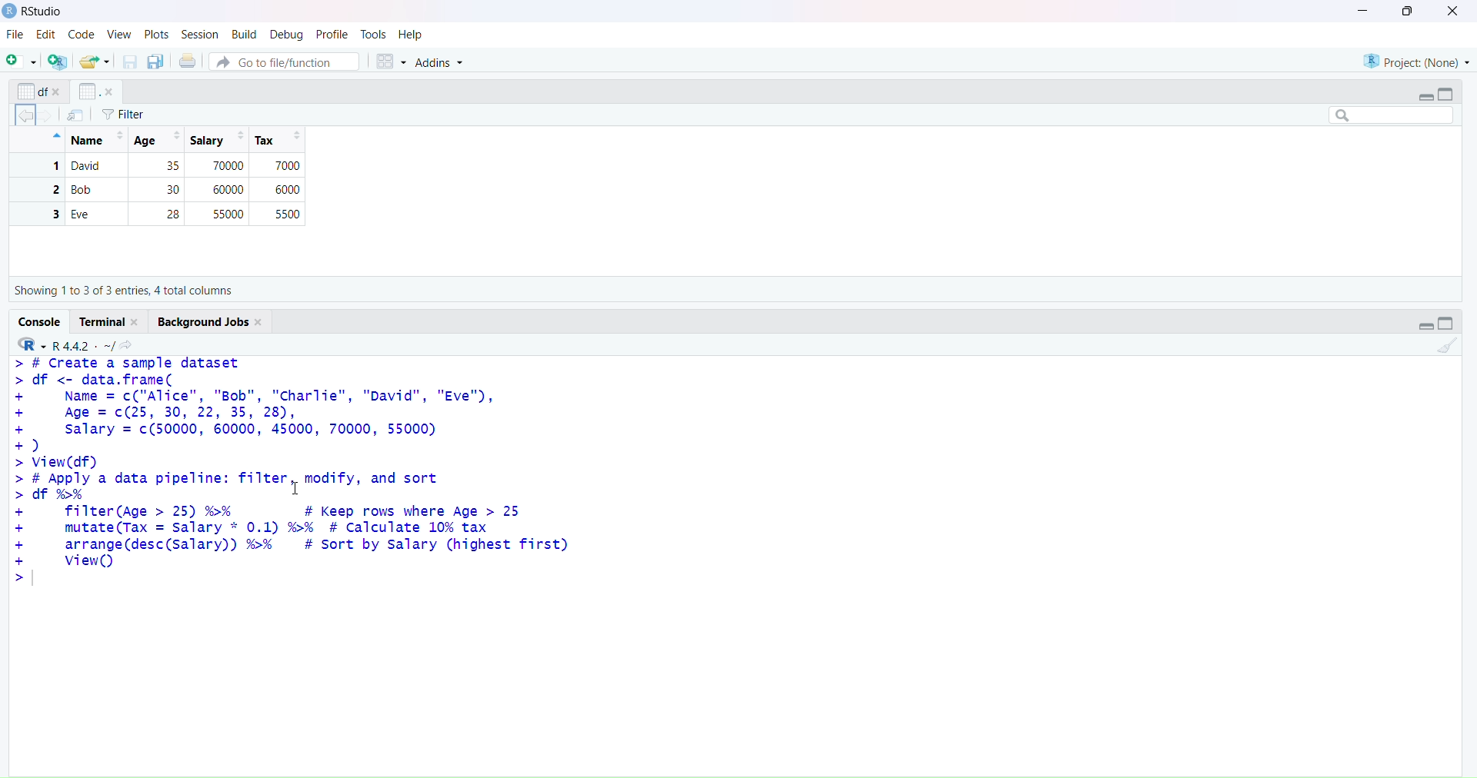 Image resolution: width=1477 pixels, height=778 pixels. I want to click on x, so click(95, 91).